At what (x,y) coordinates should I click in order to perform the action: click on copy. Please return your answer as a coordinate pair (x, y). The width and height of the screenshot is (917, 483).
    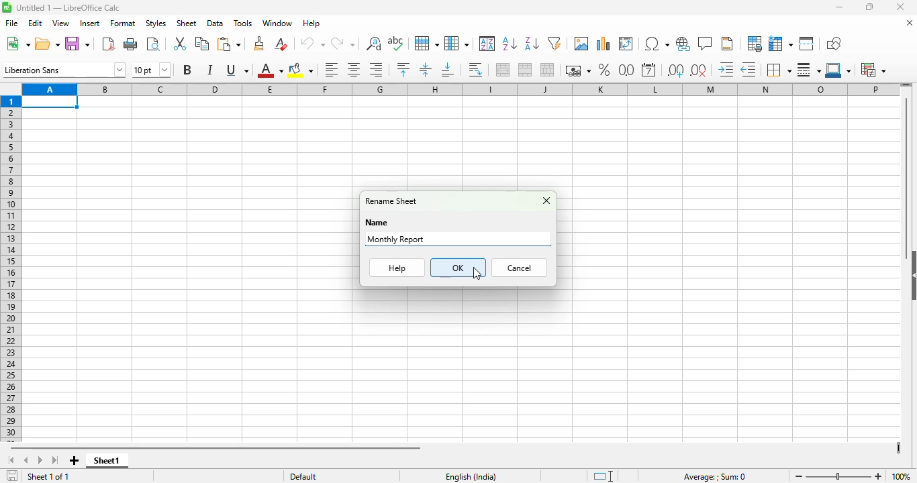
    Looking at the image, I should click on (202, 42).